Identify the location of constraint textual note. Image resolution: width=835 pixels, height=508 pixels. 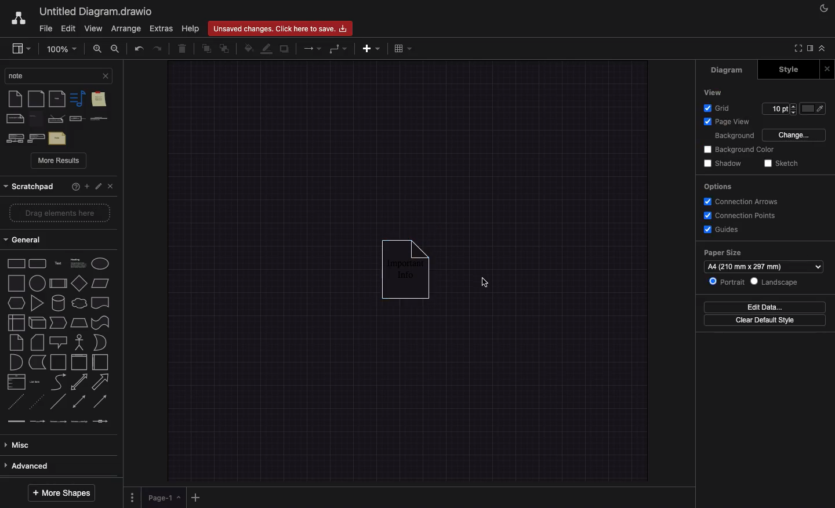
(99, 119).